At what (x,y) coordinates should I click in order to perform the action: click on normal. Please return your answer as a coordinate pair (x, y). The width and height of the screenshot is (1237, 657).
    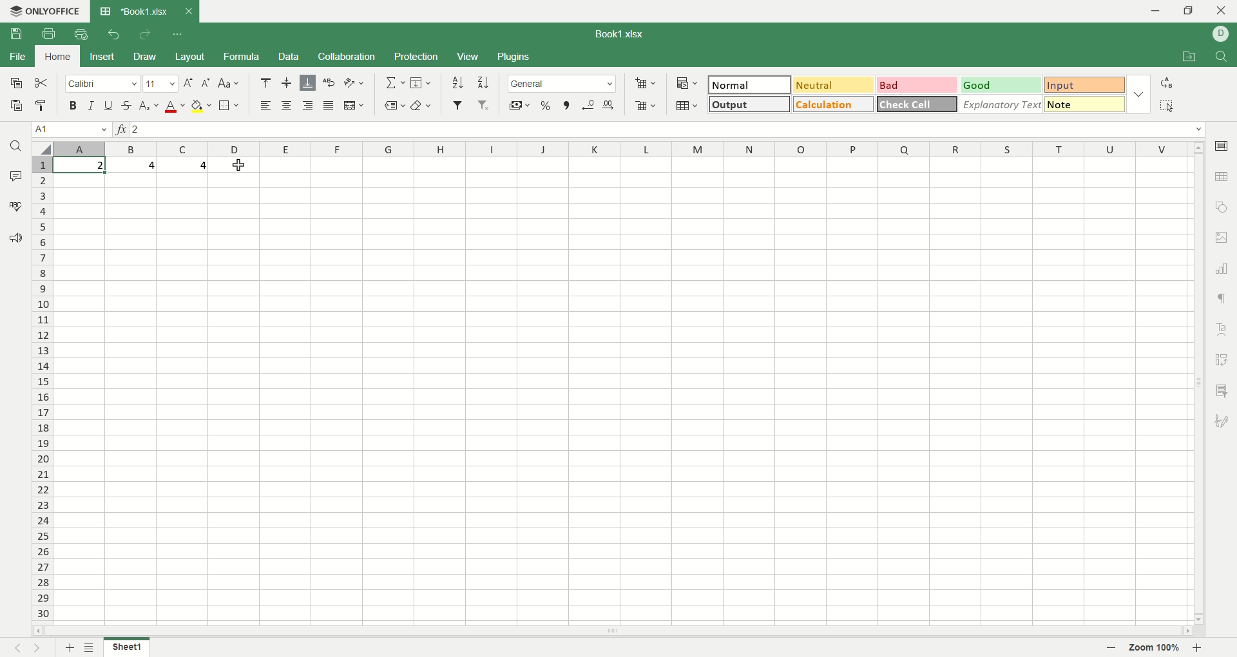
    Looking at the image, I should click on (752, 84).